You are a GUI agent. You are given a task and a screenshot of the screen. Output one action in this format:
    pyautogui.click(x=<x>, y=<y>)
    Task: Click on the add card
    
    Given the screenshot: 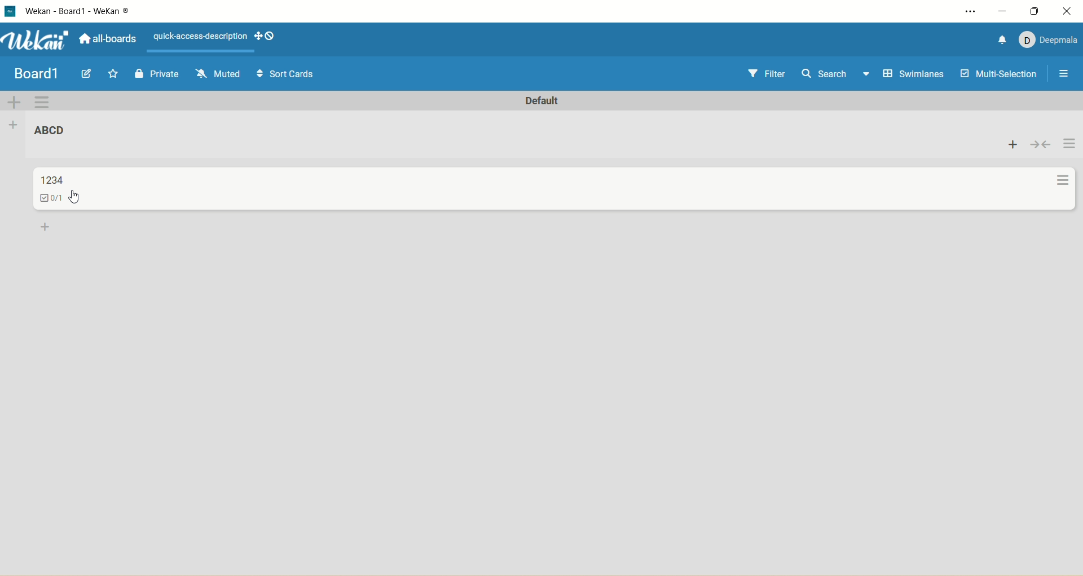 What is the action you would take?
    pyautogui.click(x=45, y=225)
    